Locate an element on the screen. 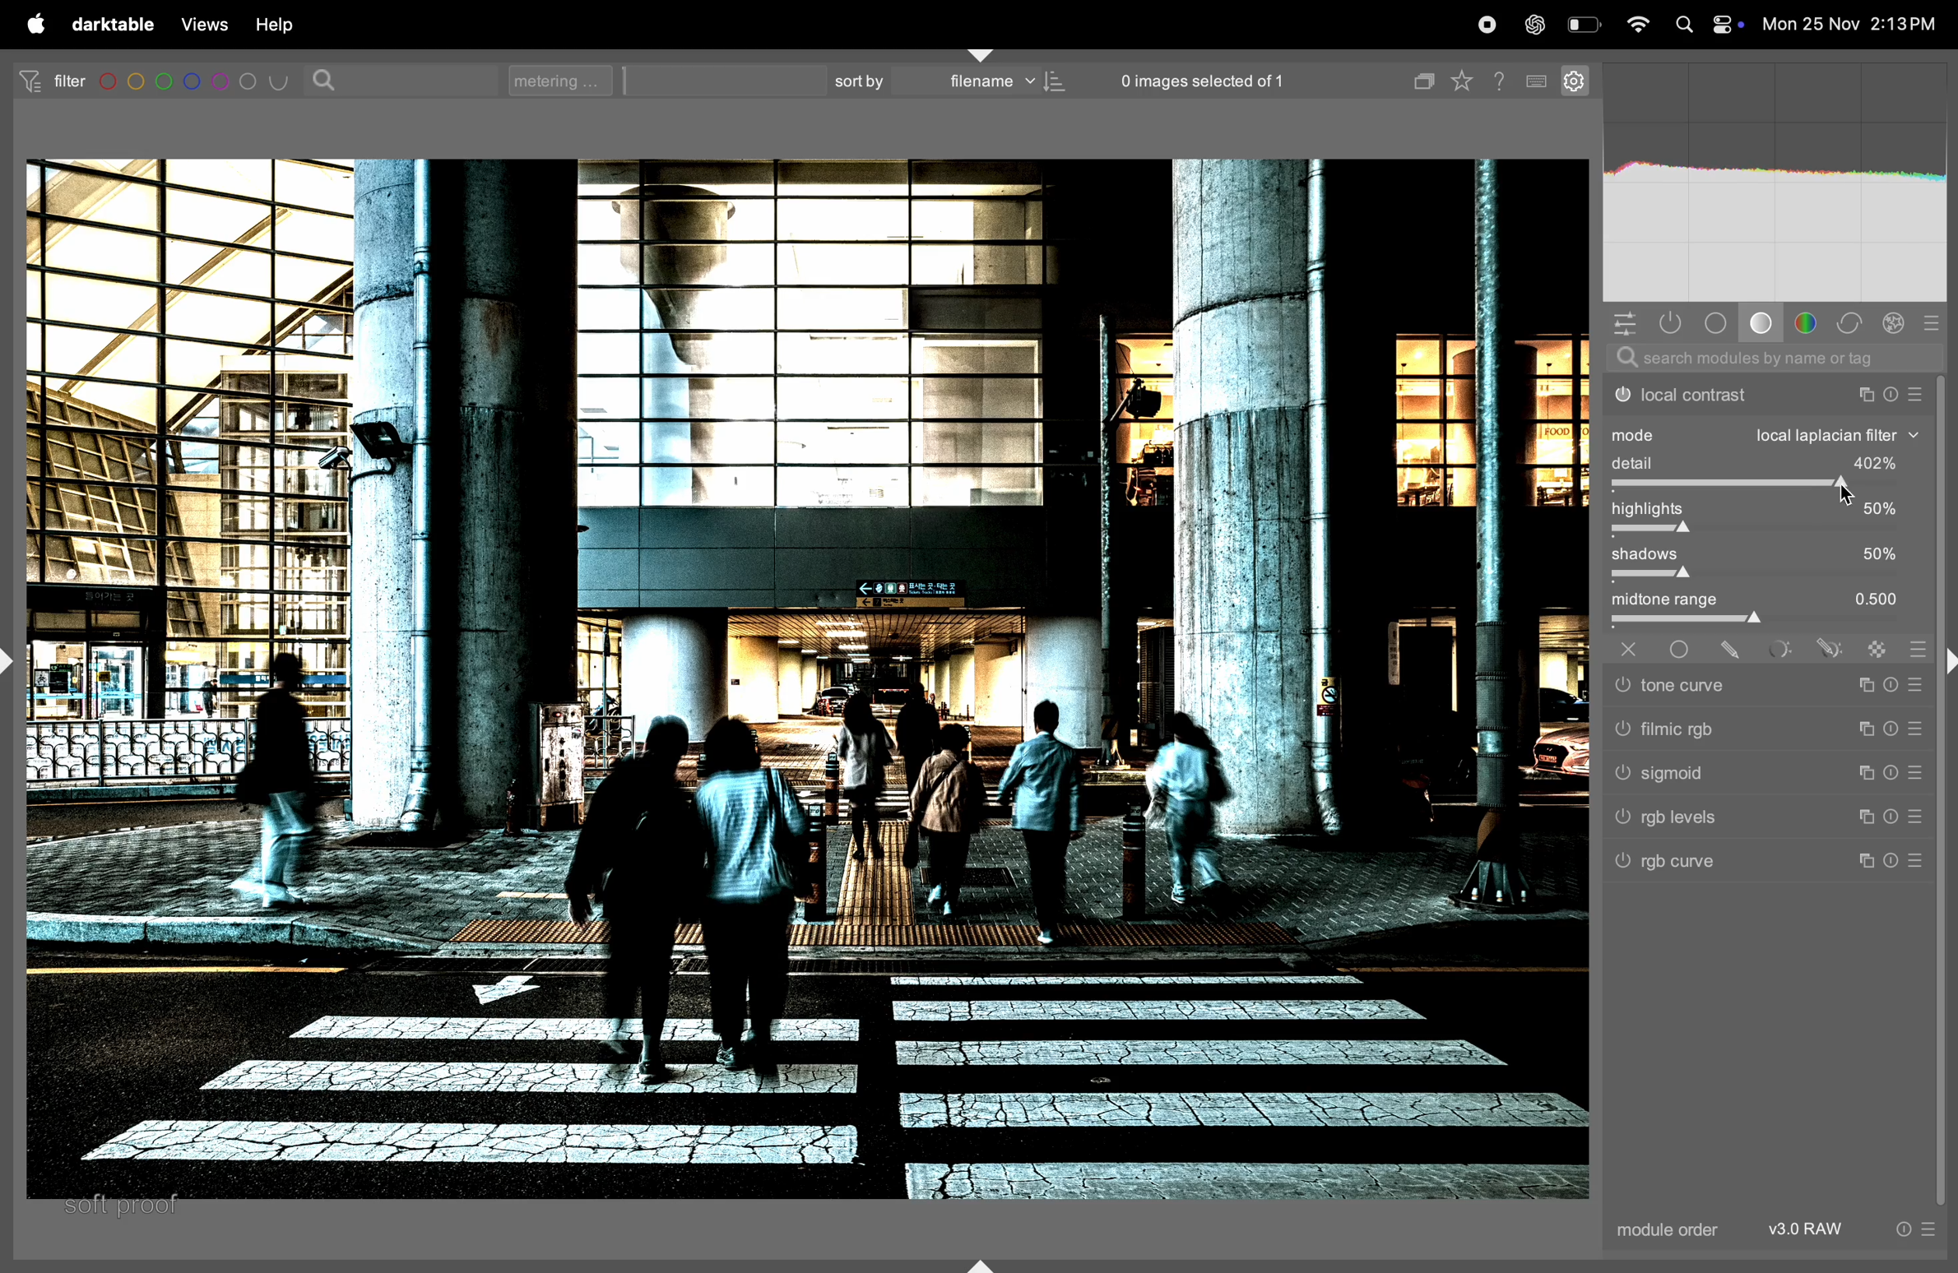  highlights is located at coordinates (1765, 510).